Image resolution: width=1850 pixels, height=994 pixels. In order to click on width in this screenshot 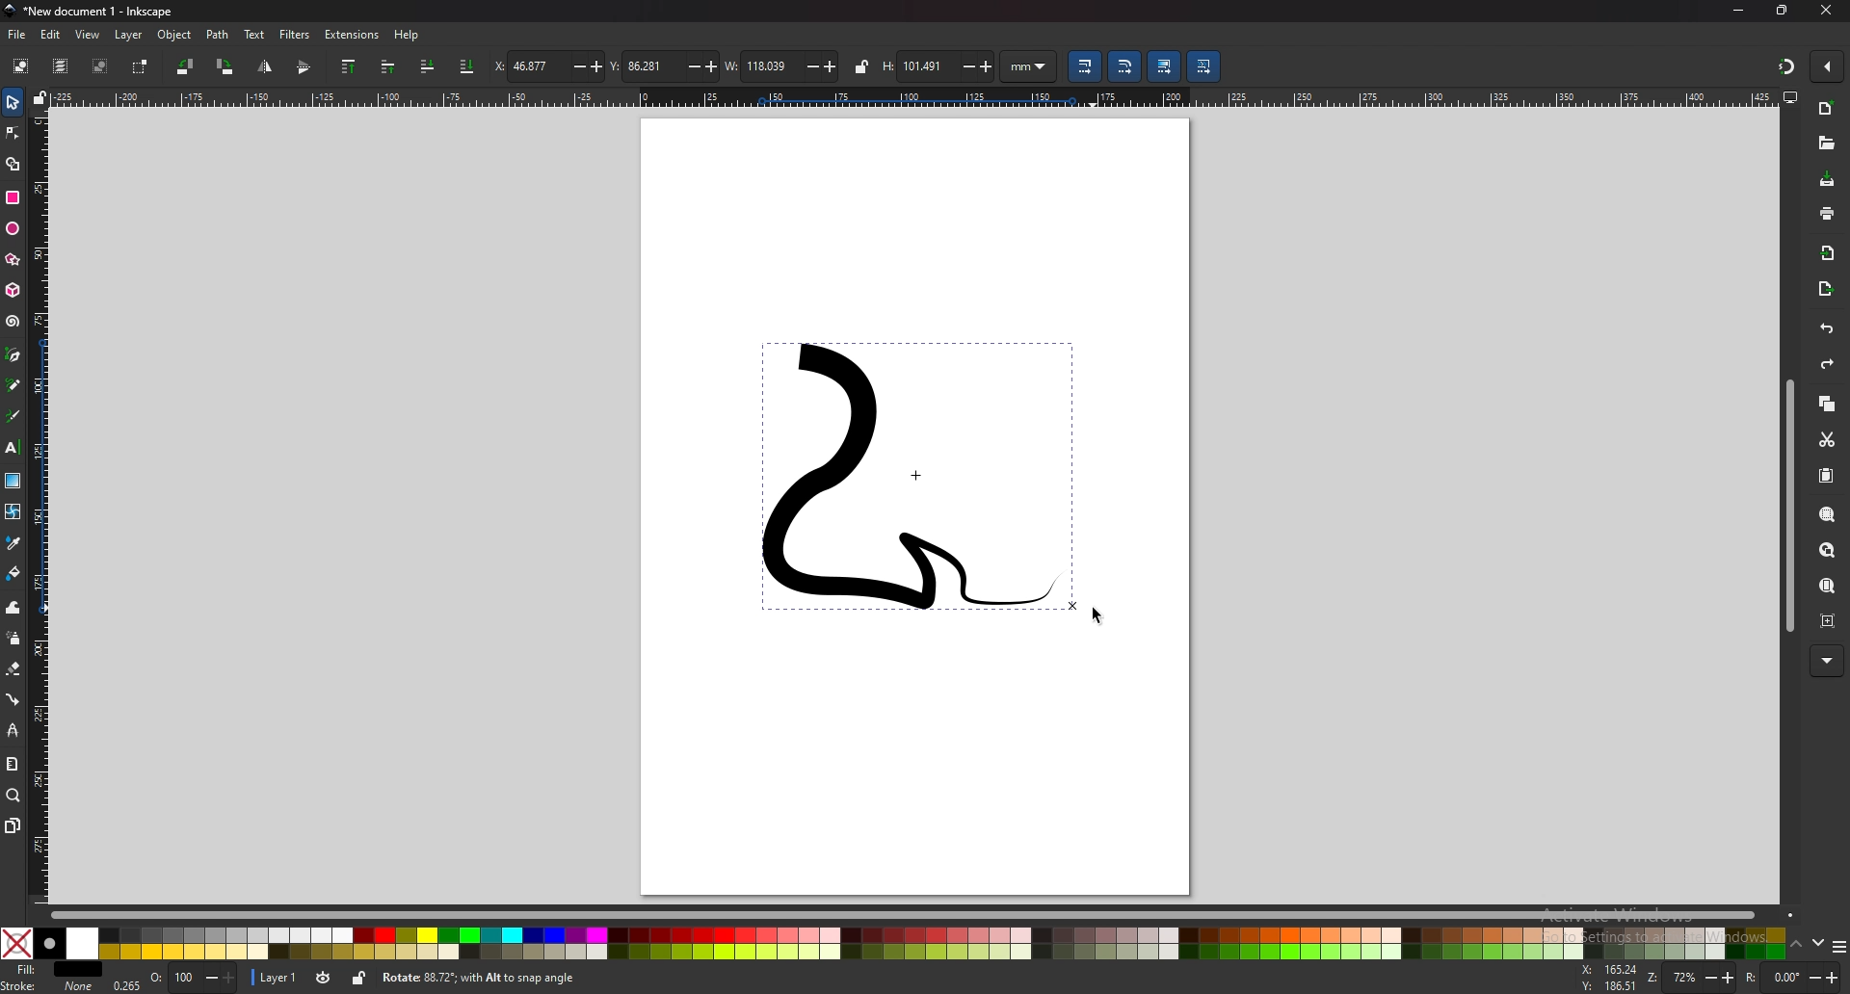, I will do `click(780, 66)`.